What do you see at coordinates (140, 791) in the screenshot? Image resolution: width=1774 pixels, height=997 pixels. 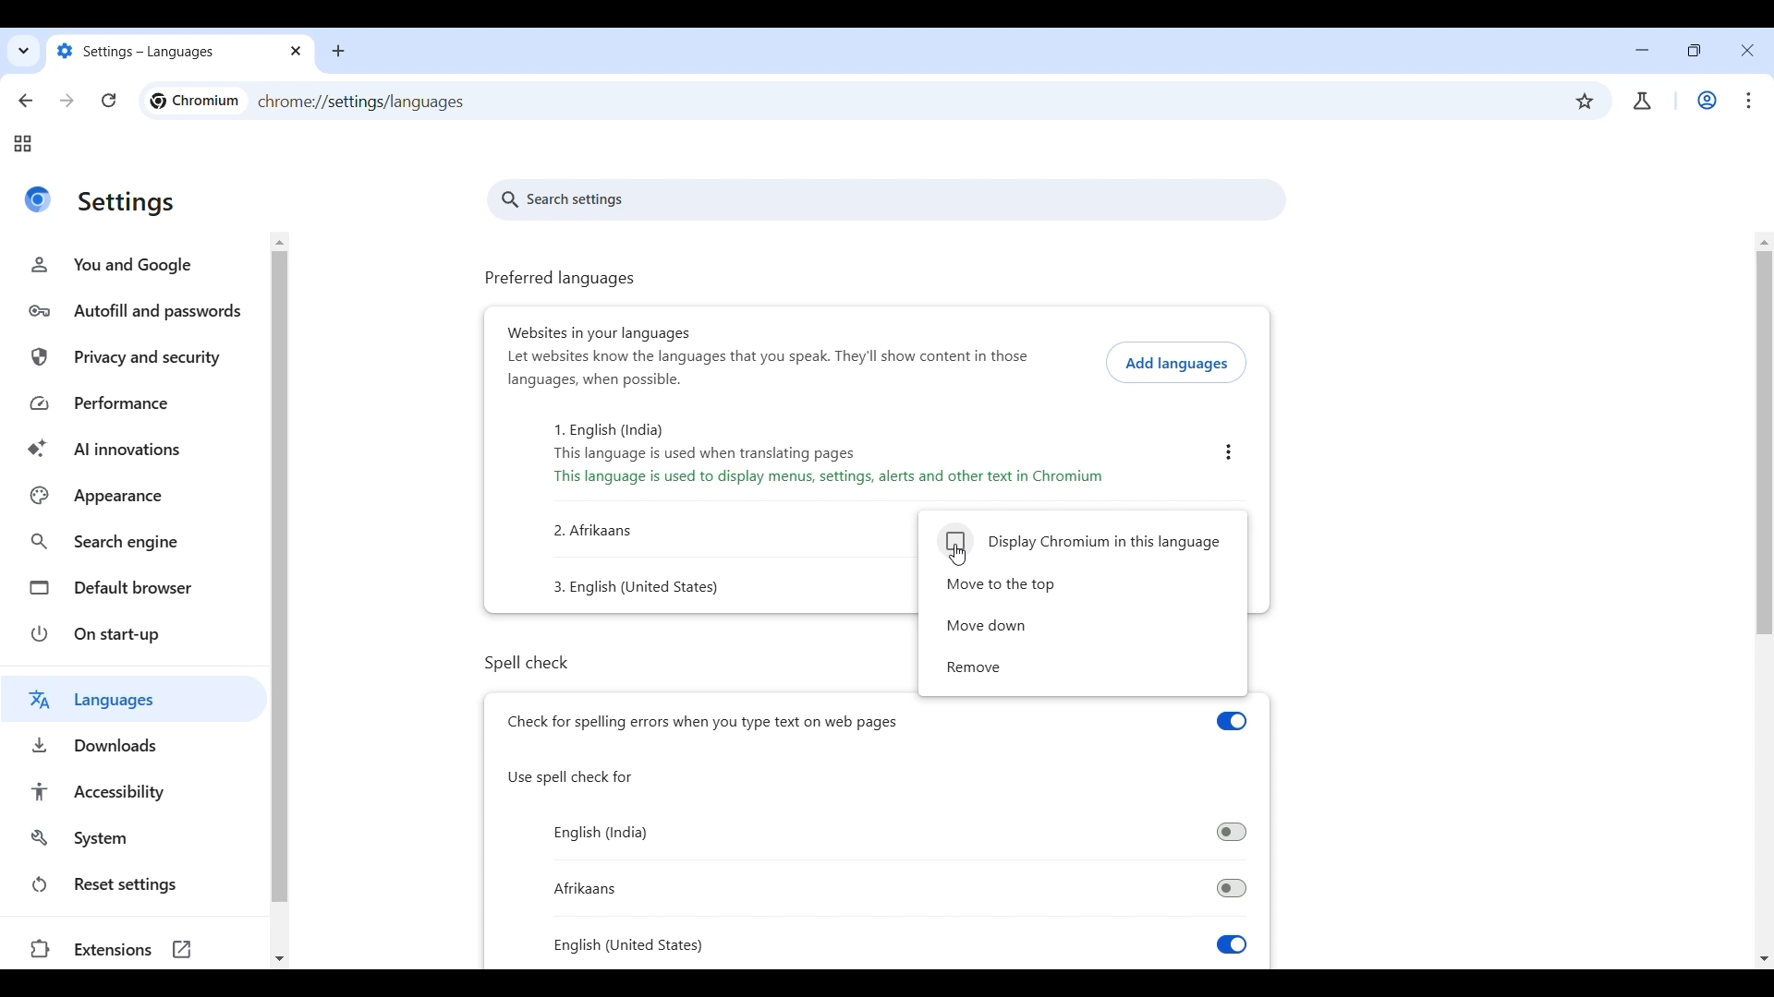 I see `Accessibility` at bounding box center [140, 791].